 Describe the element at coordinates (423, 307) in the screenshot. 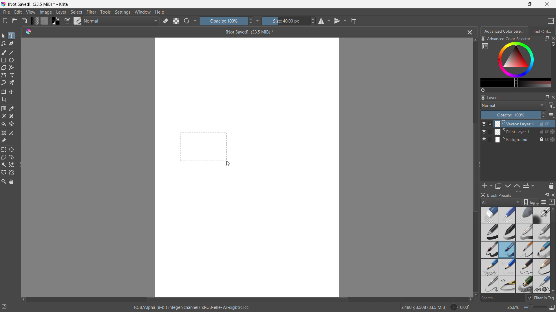

I see `2480 X 3508 (33.5 MiB)` at that location.